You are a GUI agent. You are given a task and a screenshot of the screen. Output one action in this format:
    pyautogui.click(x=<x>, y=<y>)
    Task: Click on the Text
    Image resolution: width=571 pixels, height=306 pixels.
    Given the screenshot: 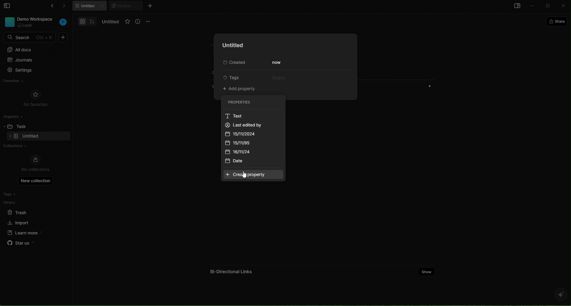 What is the action you would take?
    pyautogui.click(x=234, y=116)
    